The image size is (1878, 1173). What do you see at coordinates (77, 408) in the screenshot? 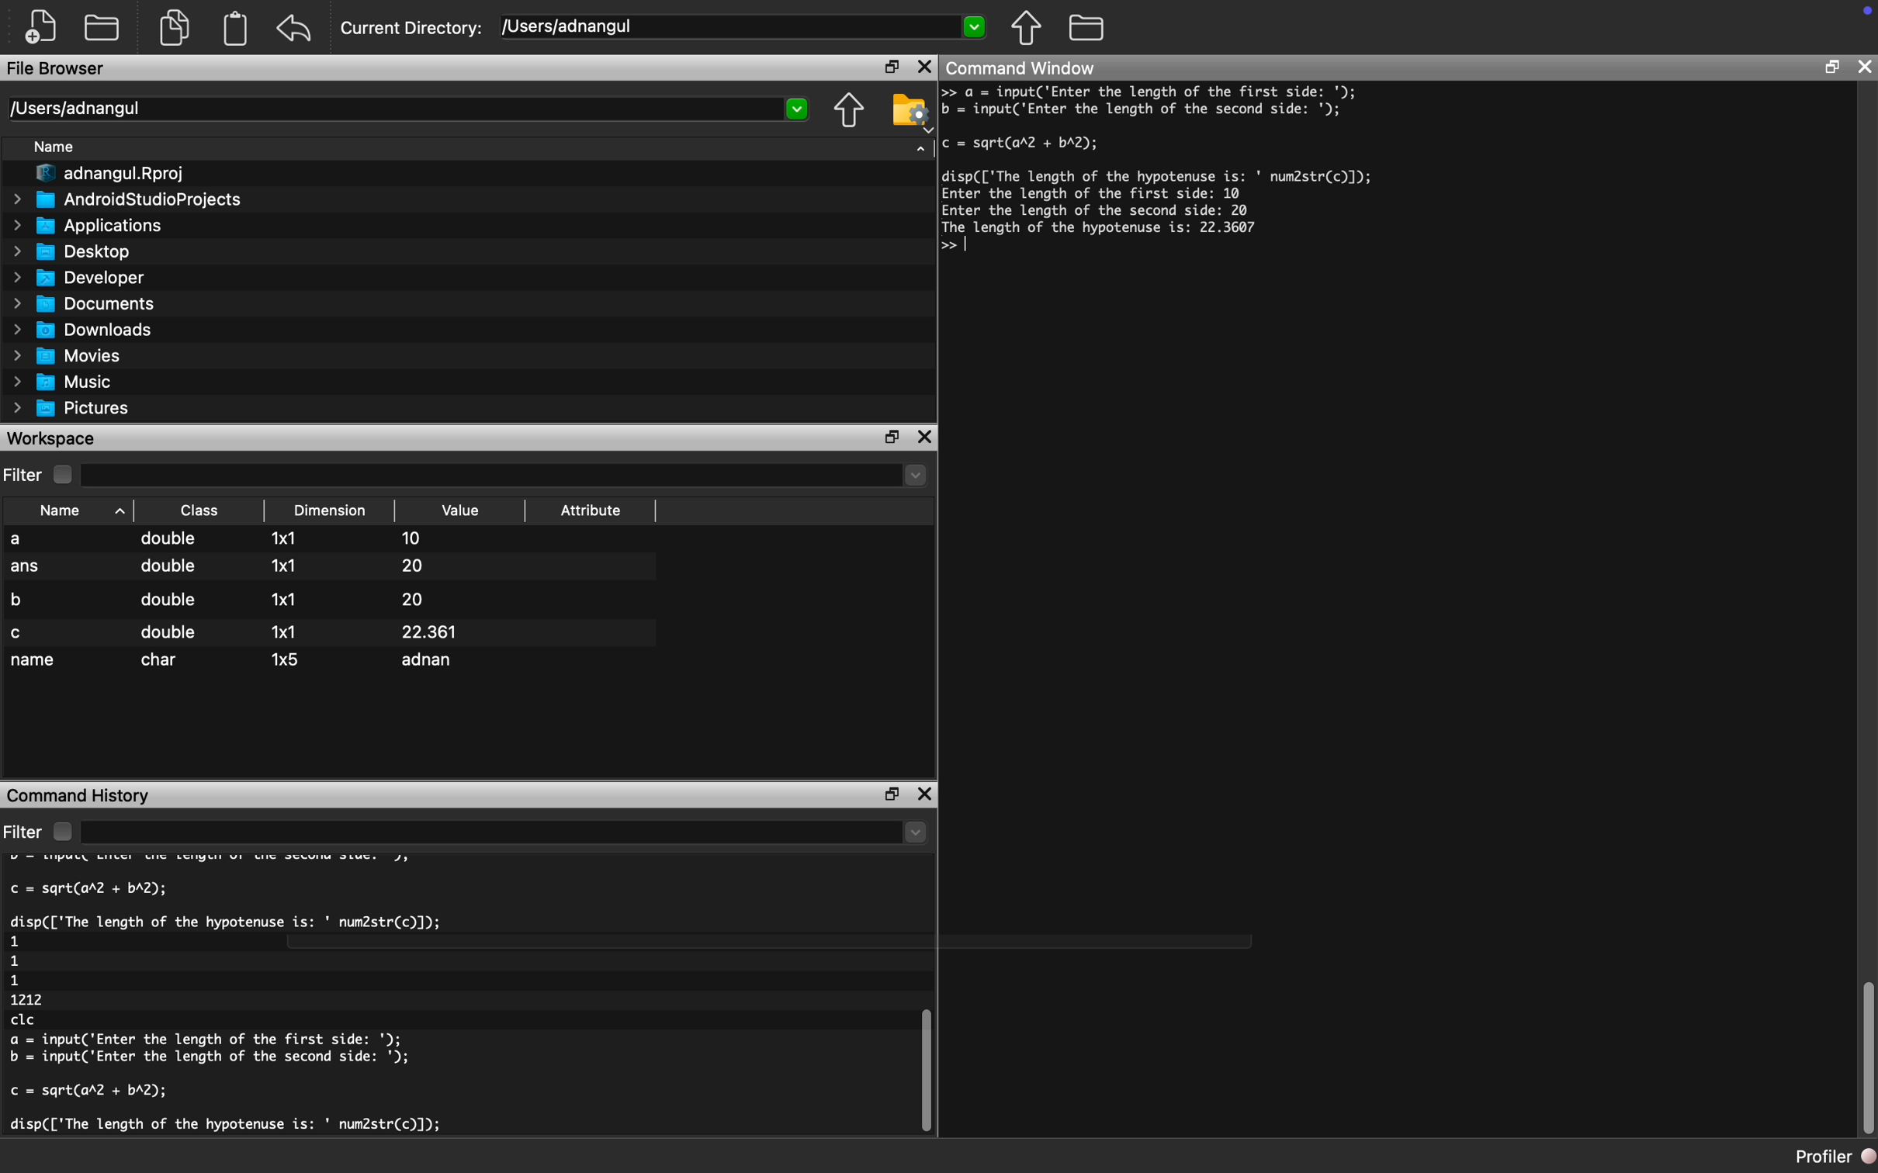
I see ` Pictures` at bounding box center [77, 408].